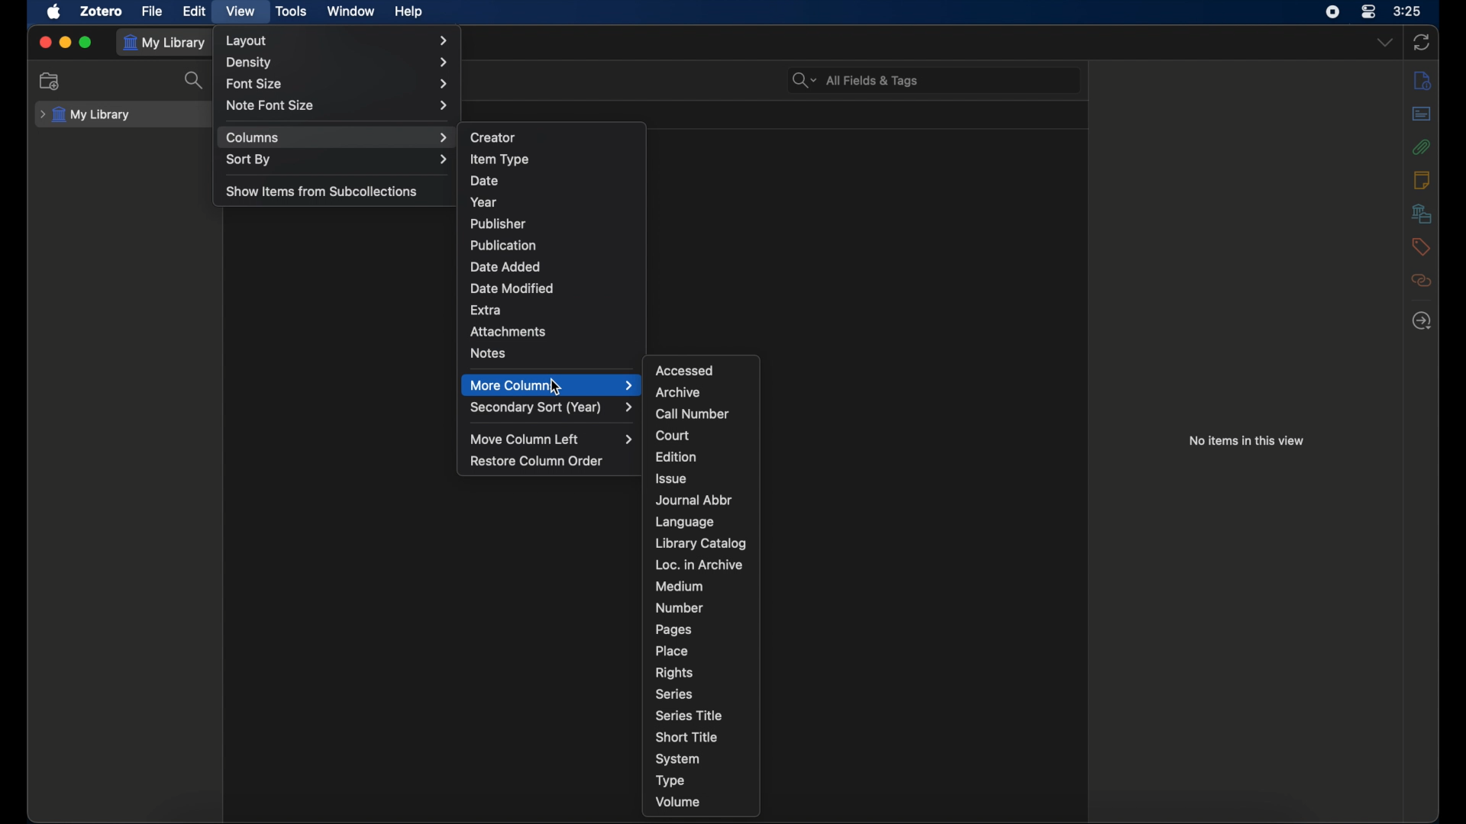 The height and width of the screenshot is (824, 1466). I want to click on density, so click(340, 63).